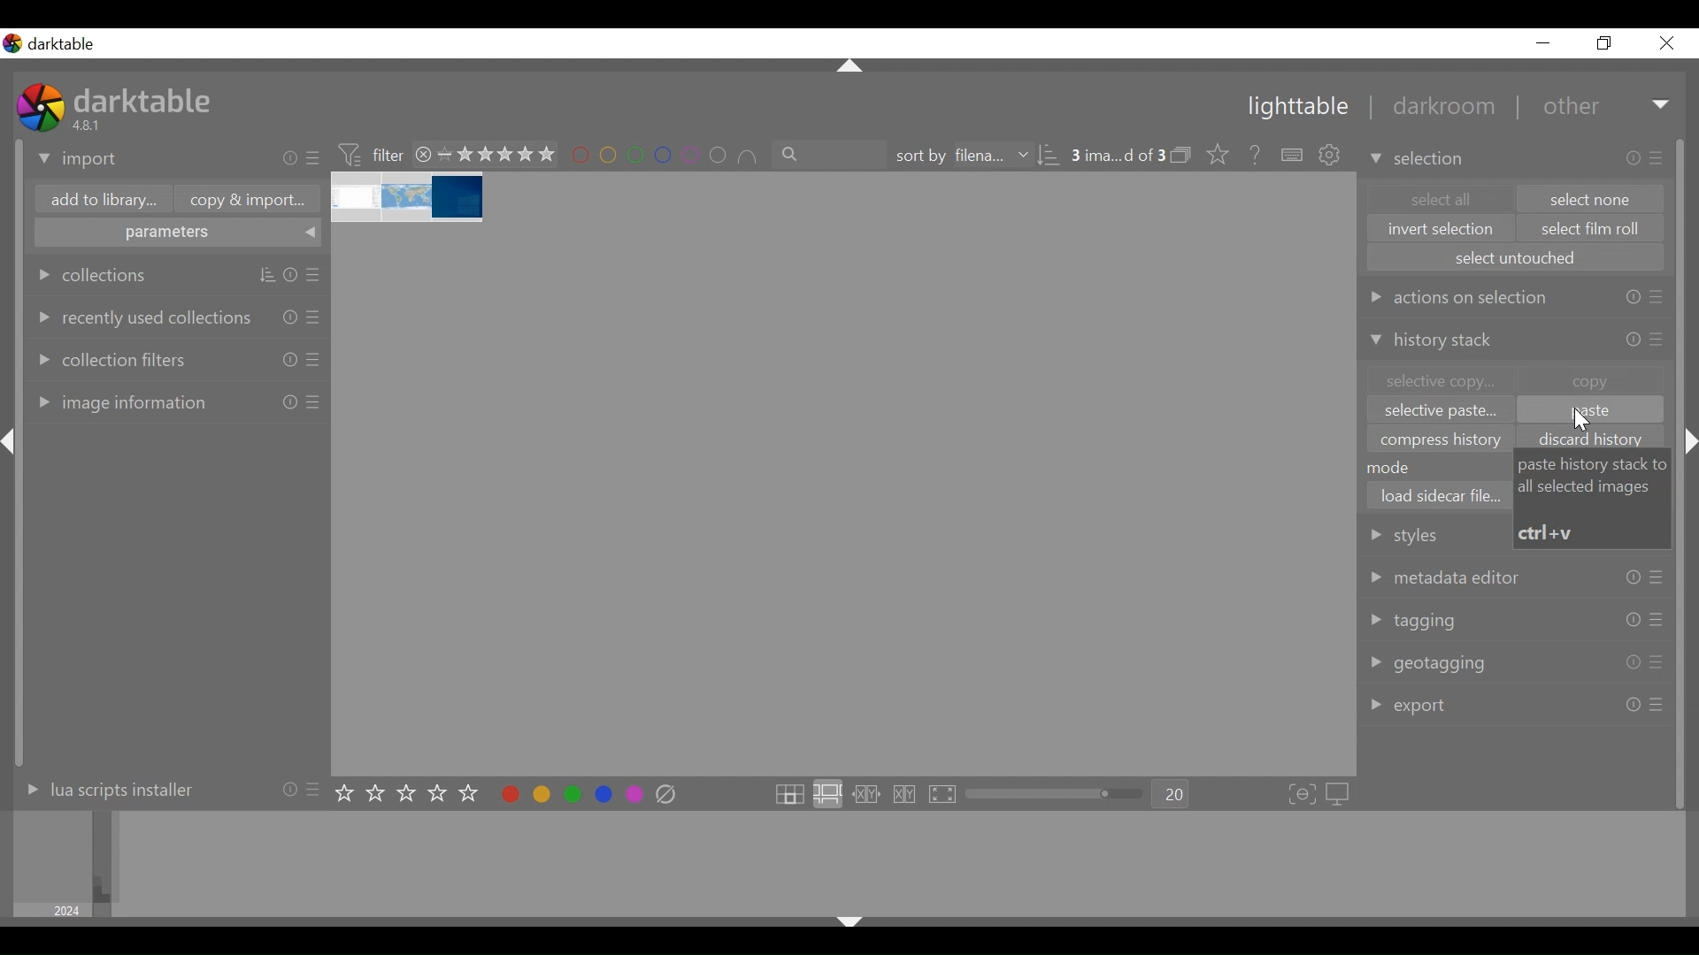 The image size is (1699, 955). Describe the element at coordinates (496, 156) in the screenshot. I see `range rating` at that location.